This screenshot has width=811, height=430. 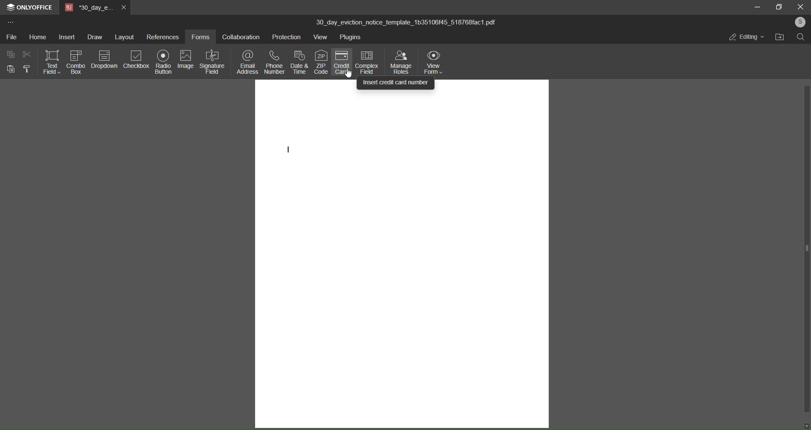 What do you see at coordinates (300, 62) in the screenshot?
I see `date and time` at bounding box center [300, 62].